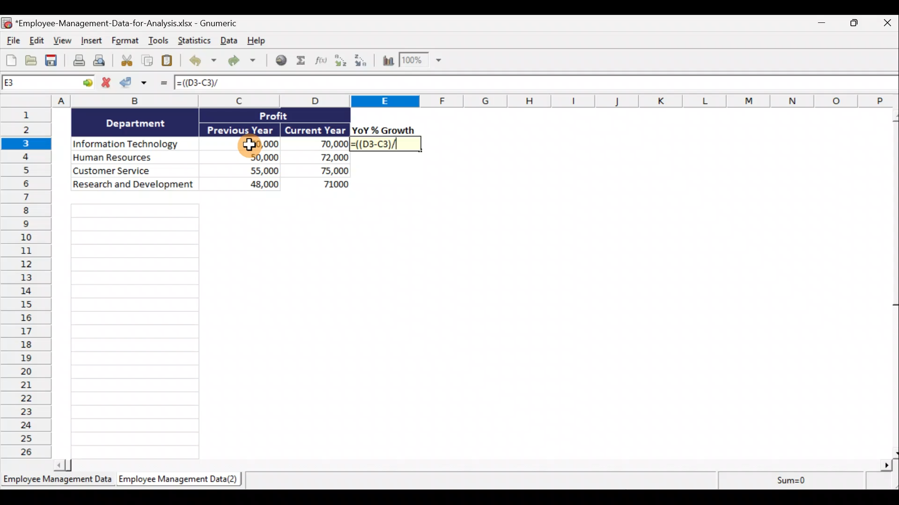 The width and height of the screenshot is (899, 505). What do you see at coordinates (201, 85) in the screenshot?
I see `=((D3-C3)/` at bounding box center [201, 85].